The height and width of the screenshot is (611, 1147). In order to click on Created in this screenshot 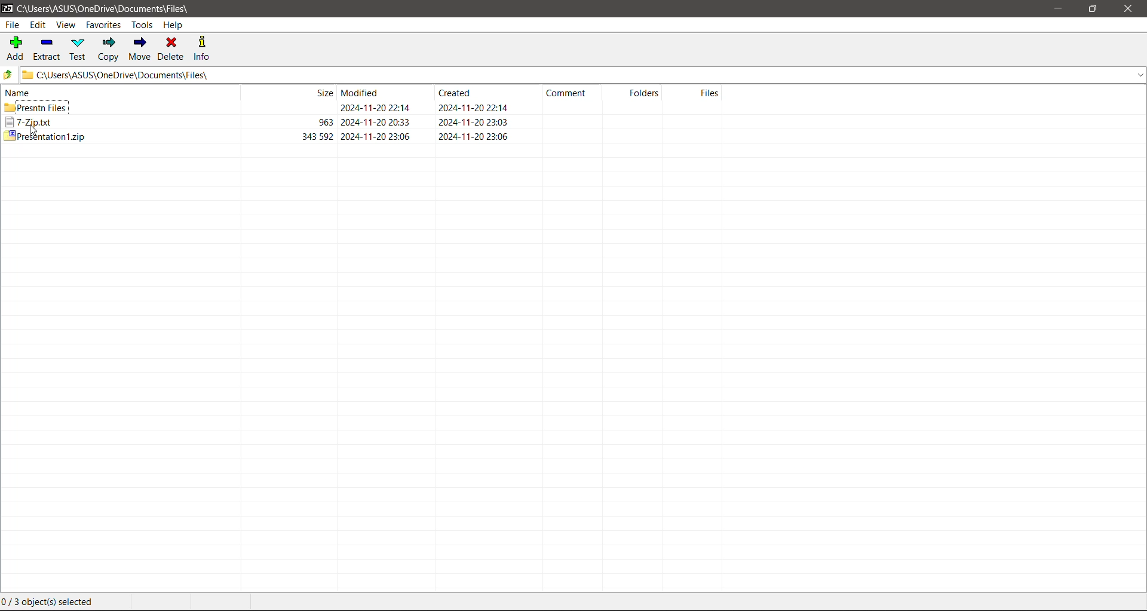, I will do `click(475, 117)`.